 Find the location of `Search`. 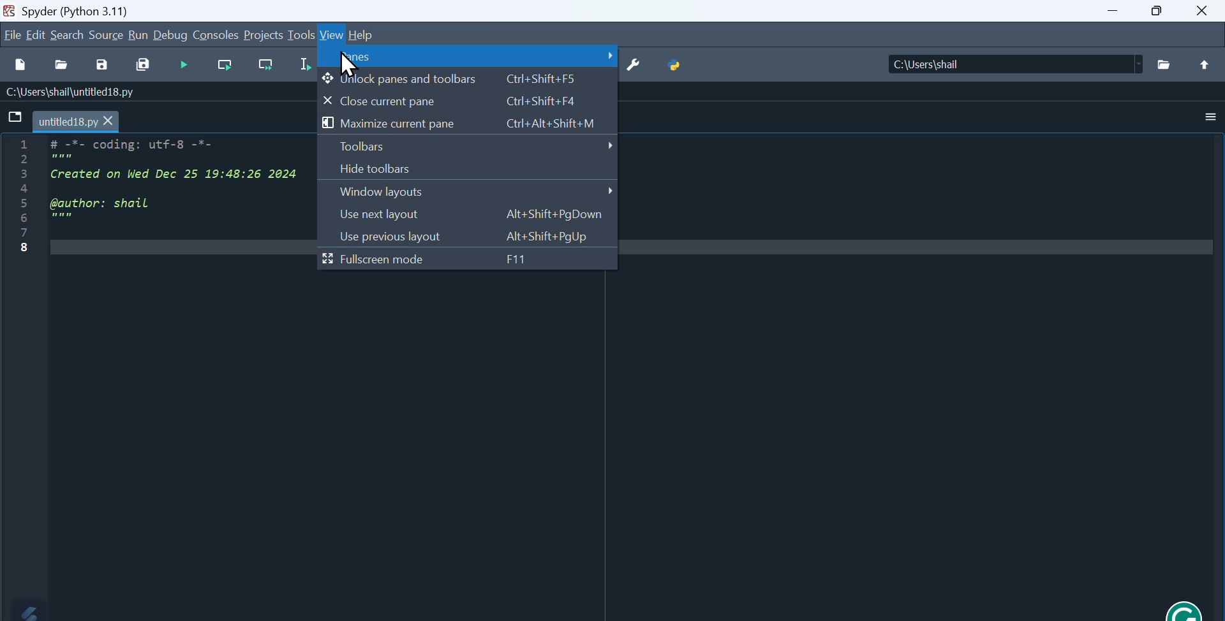

Search is located at coordinates (69, 35).